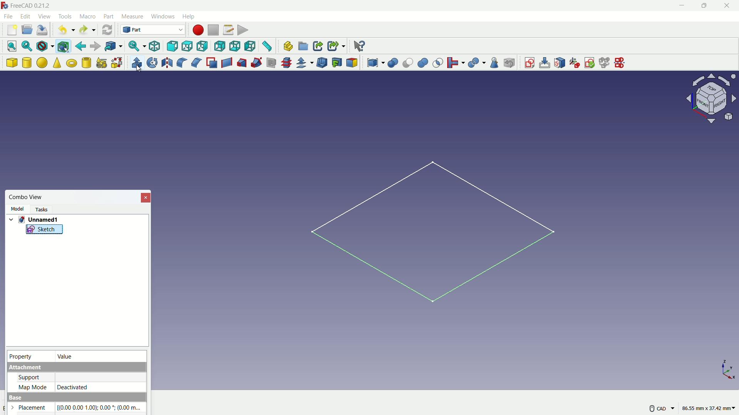 Image resolution: width=739 pixels, height=415 pixels. What do you see at coordinates (81, 46) in the screenshot?
I see `go back` at bounding box center [81, 46].